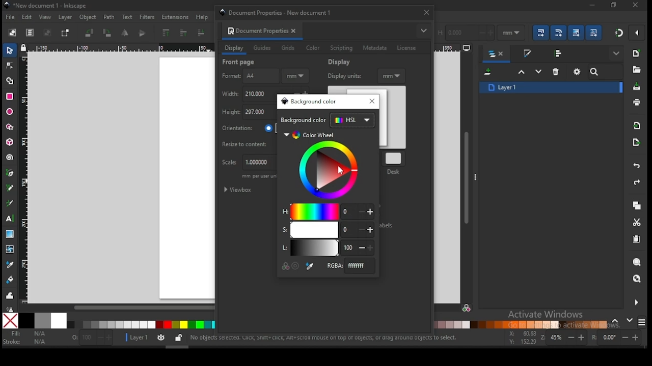 This screenshot has height=366, width=652. Describe the element at coordinates (120, 49) in the screenshot. I see `horizontal ruler` at that location.